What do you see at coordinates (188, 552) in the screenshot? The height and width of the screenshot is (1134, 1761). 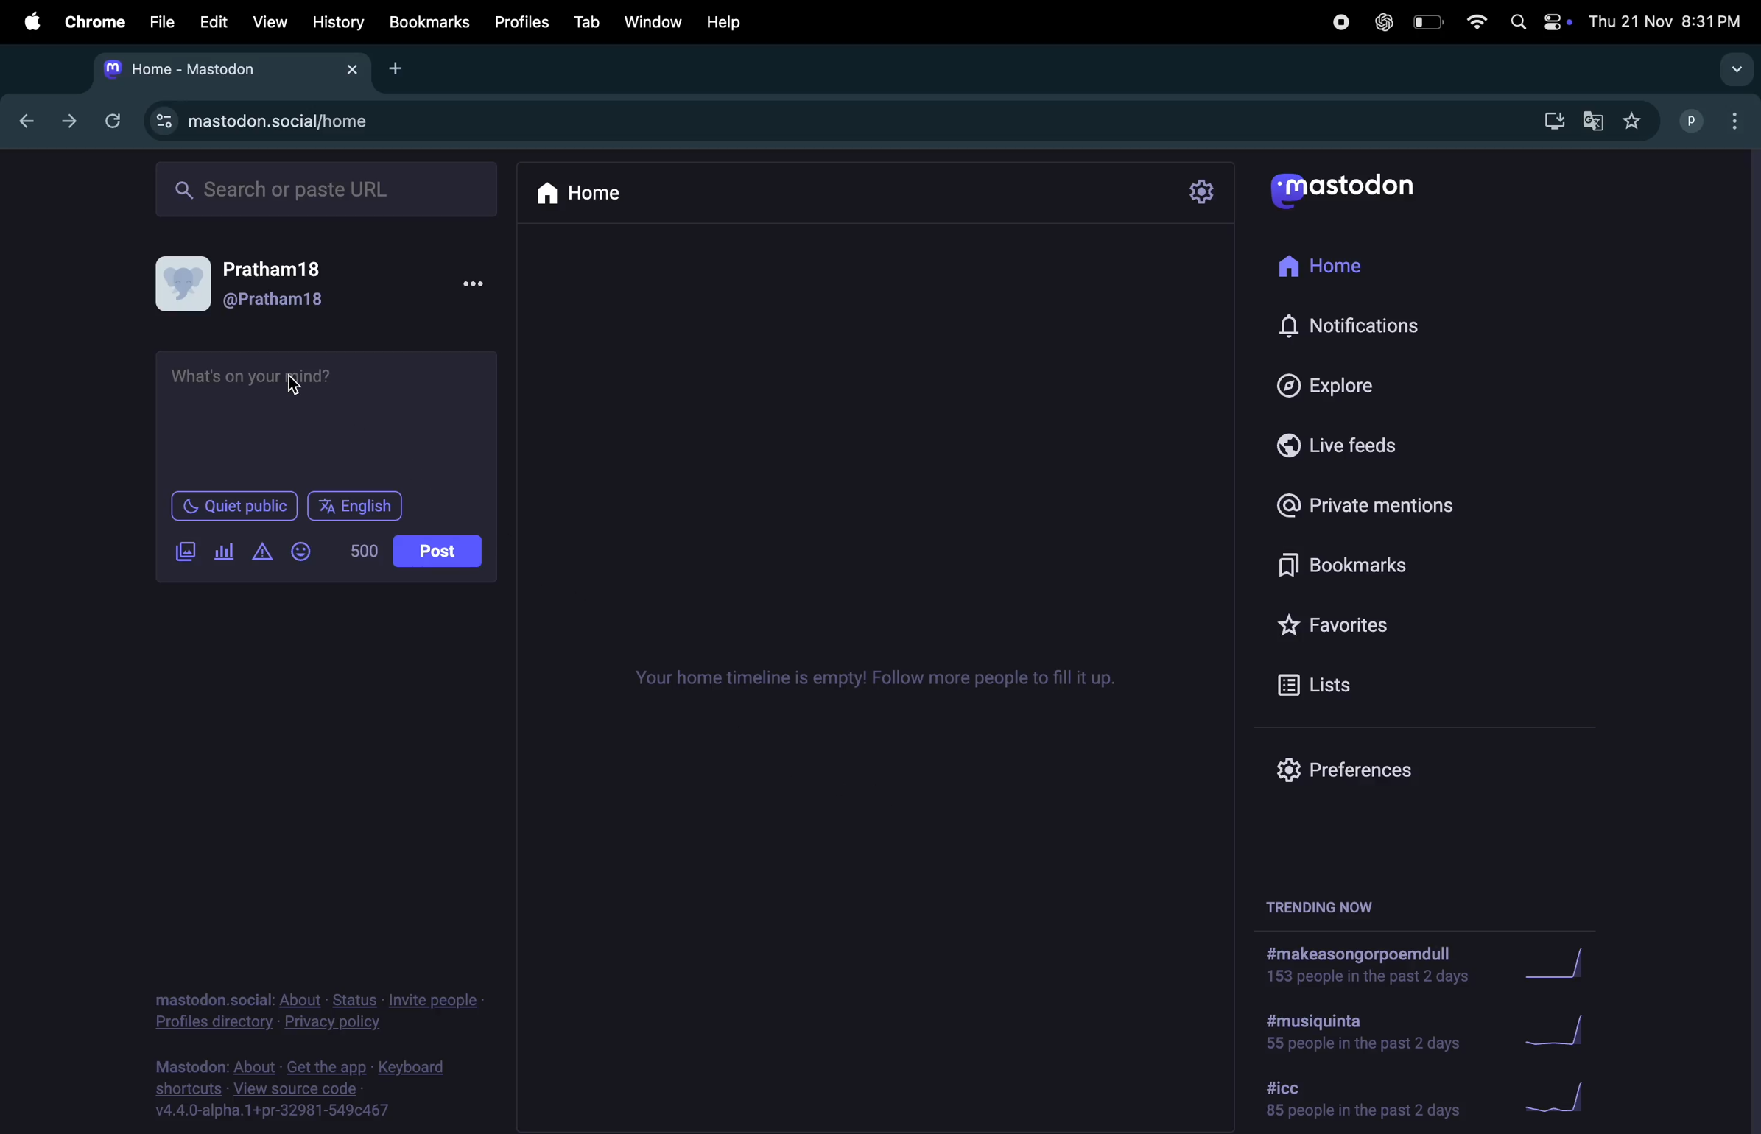 I see `add image` at bounding box center [188, 552].